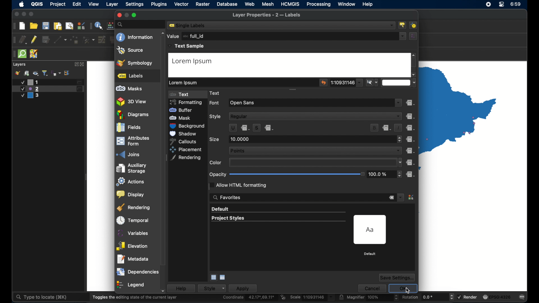  I want to click on digitize  with segment, so click(60, 40).